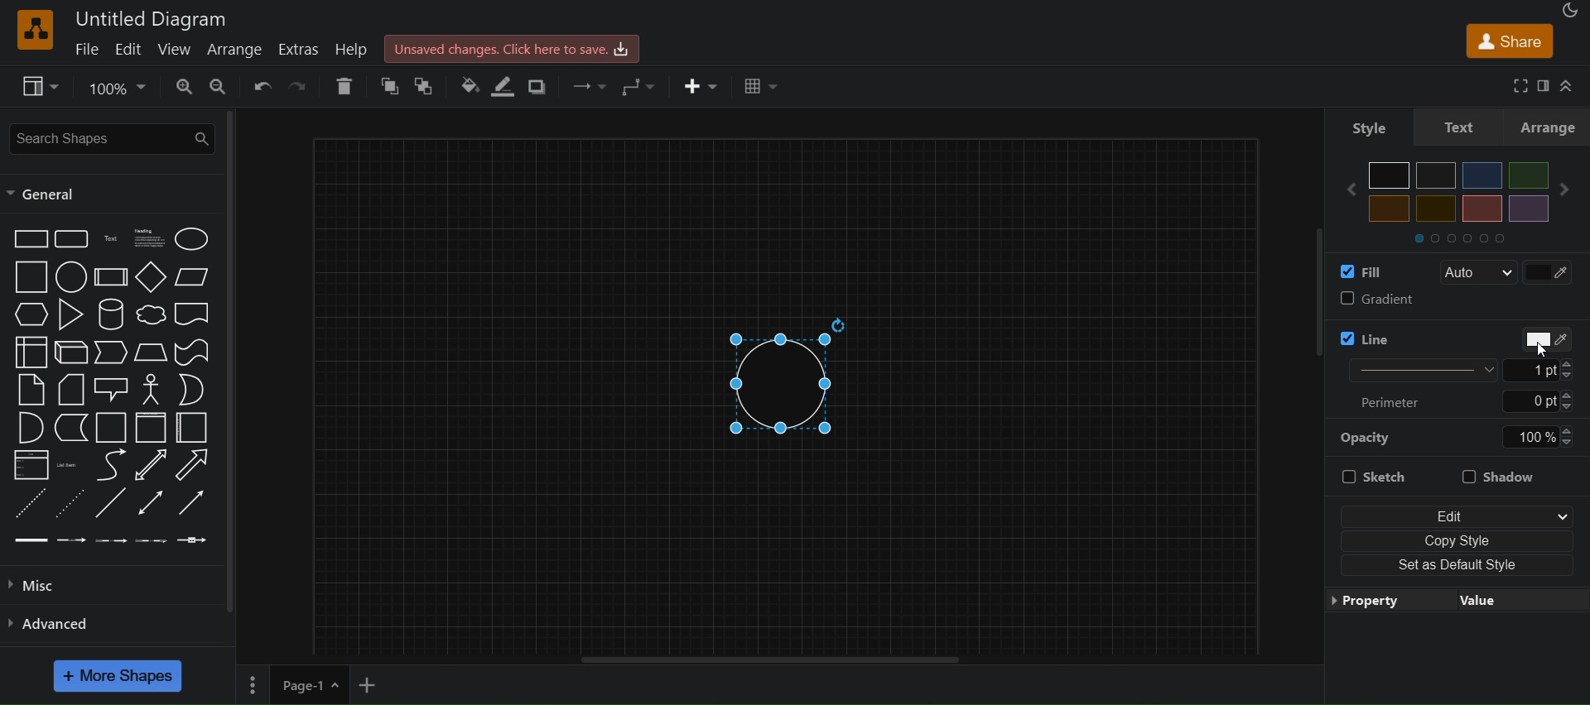 The height and width of the screenshot is (705, 1590). I want to click on line thickness, so click(1411, 369).